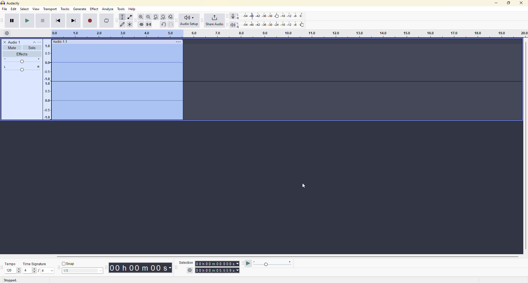 The width and height of the screenshot is (528, 283). I want to click on solo, so click(32, 47).